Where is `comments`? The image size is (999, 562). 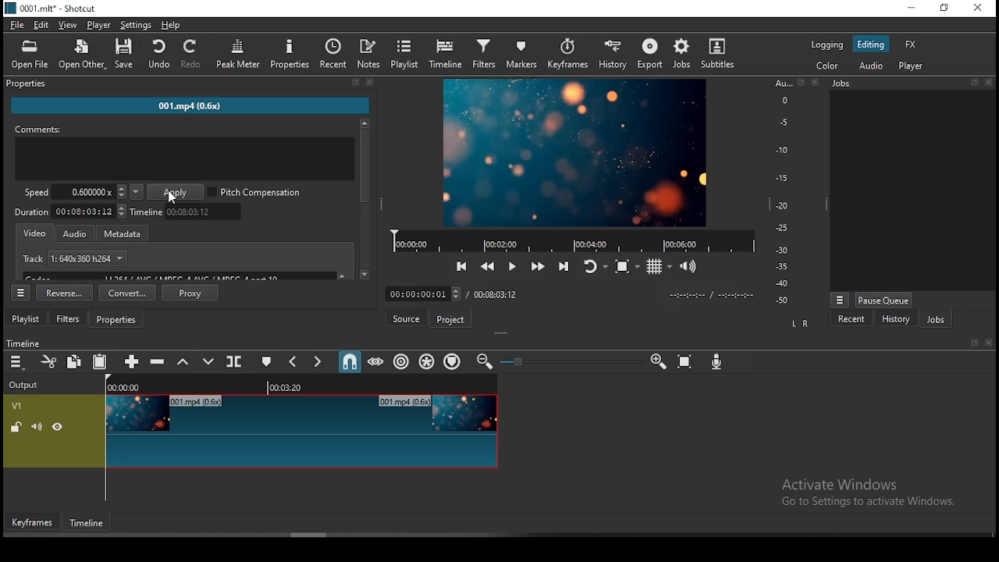 comments is located at coordinates (183, 129).